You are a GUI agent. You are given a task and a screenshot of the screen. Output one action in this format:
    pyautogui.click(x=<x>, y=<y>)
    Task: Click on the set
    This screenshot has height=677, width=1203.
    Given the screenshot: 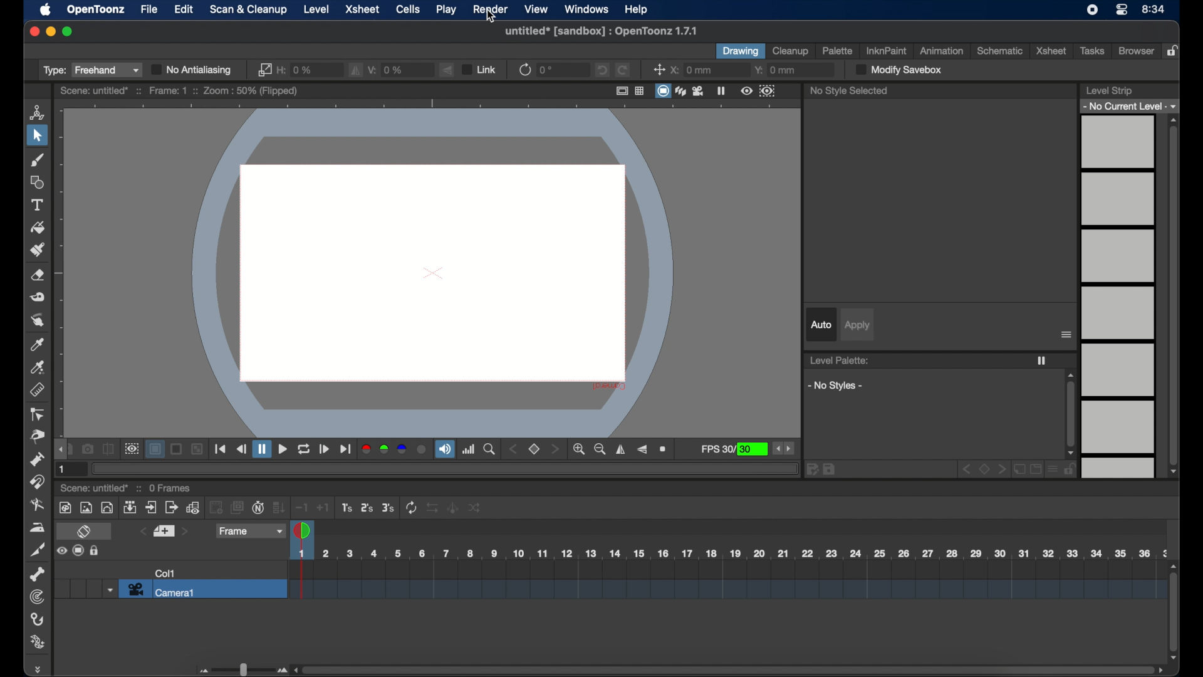 What is the action you would take?
    pyautogui.click(x=163, y=532)
    